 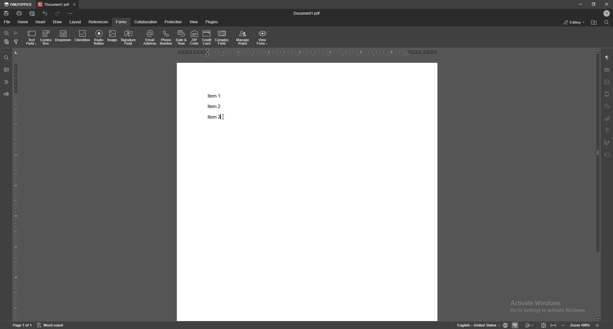 I want to click on text field, so click(x=31, y=38).